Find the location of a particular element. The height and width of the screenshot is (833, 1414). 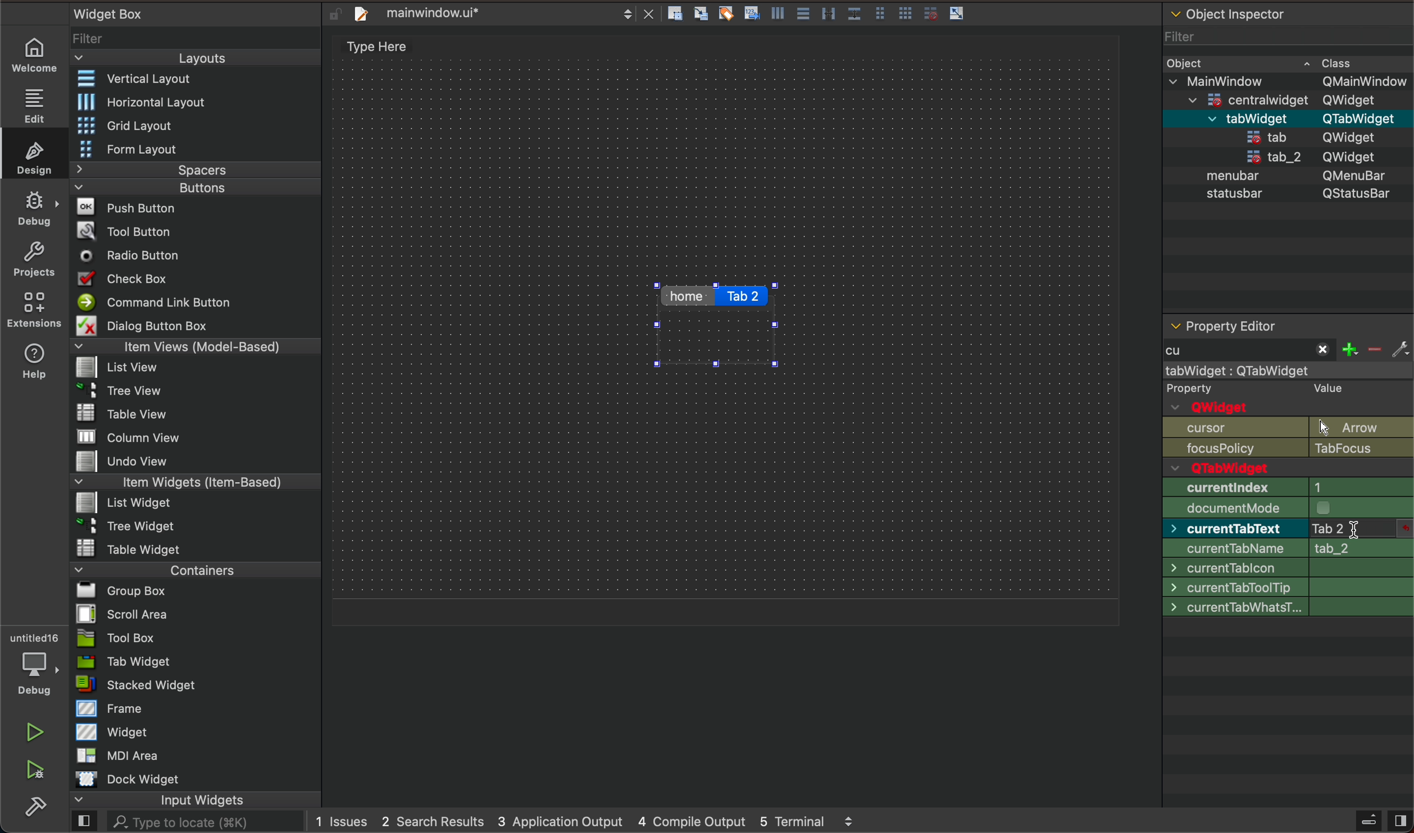

 Radio Button is located at coordinates (124, 255).